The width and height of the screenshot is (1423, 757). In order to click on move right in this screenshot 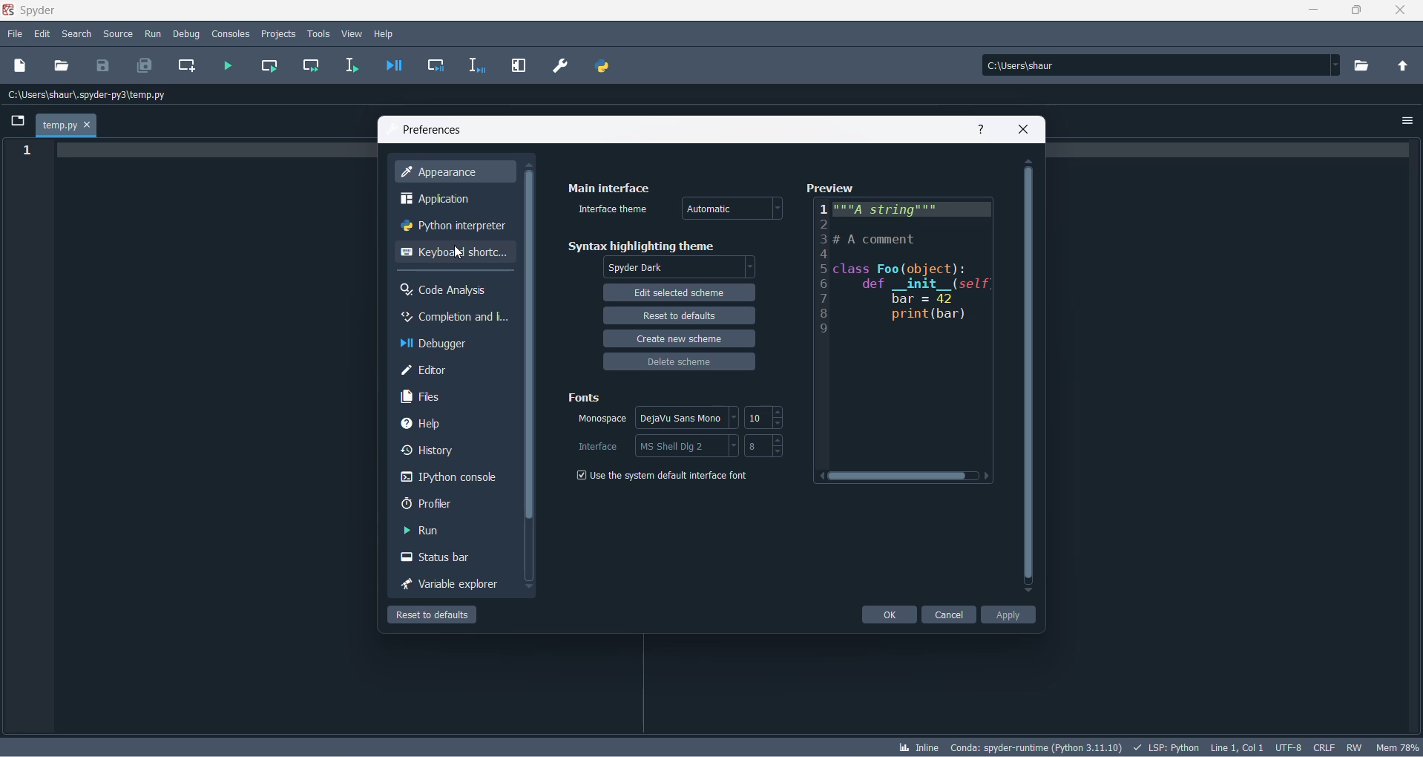, I will do `click(987, 477)`.